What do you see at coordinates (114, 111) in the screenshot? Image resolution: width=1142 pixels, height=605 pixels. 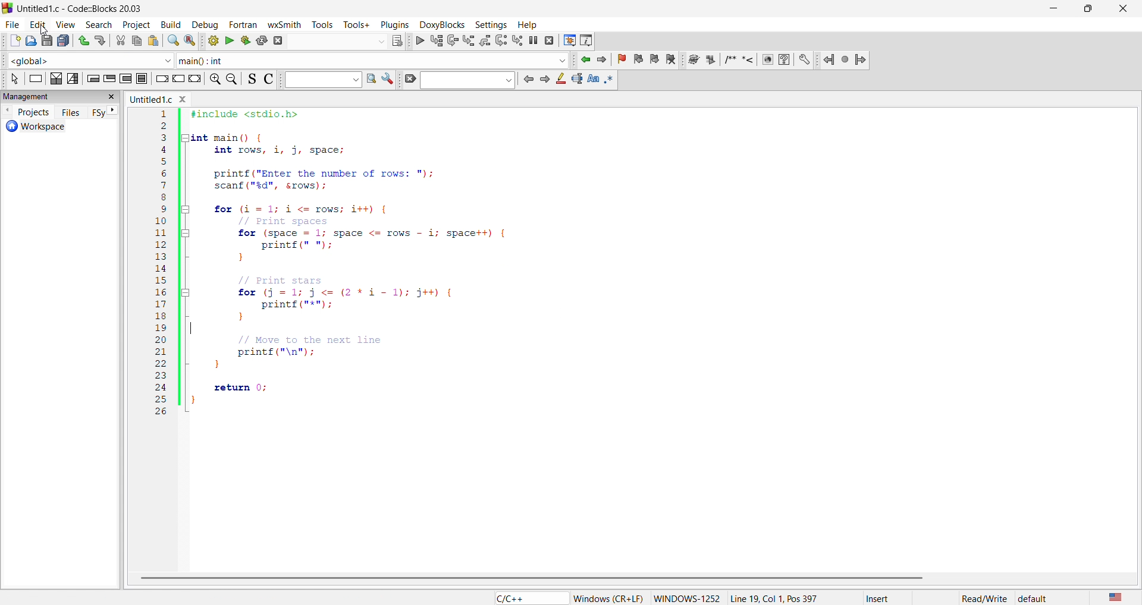 I see `next` at bounding box center [114, 111].